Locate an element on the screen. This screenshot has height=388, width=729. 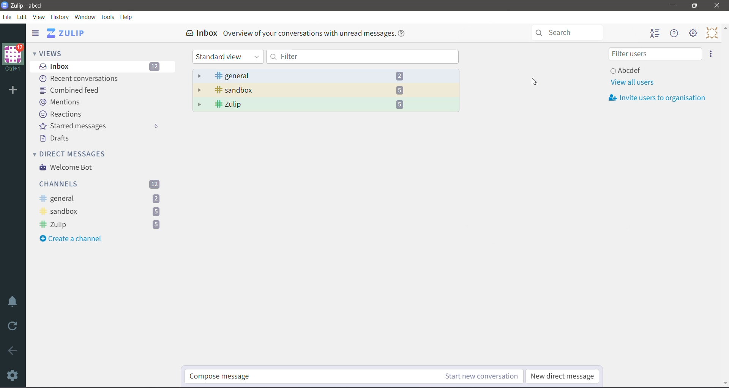
Hide Left Sidebar is located at coordinates (35, 33).